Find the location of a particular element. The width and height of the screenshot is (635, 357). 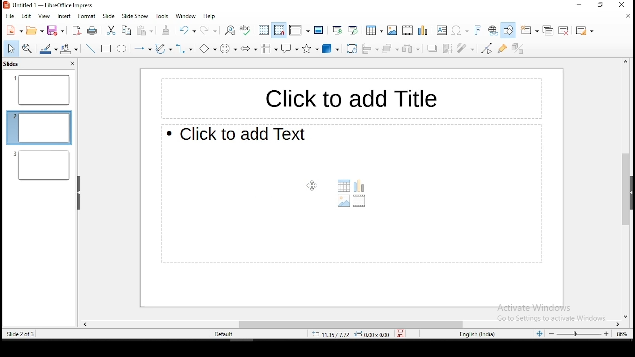

filter is located at coordinates (463, 47).